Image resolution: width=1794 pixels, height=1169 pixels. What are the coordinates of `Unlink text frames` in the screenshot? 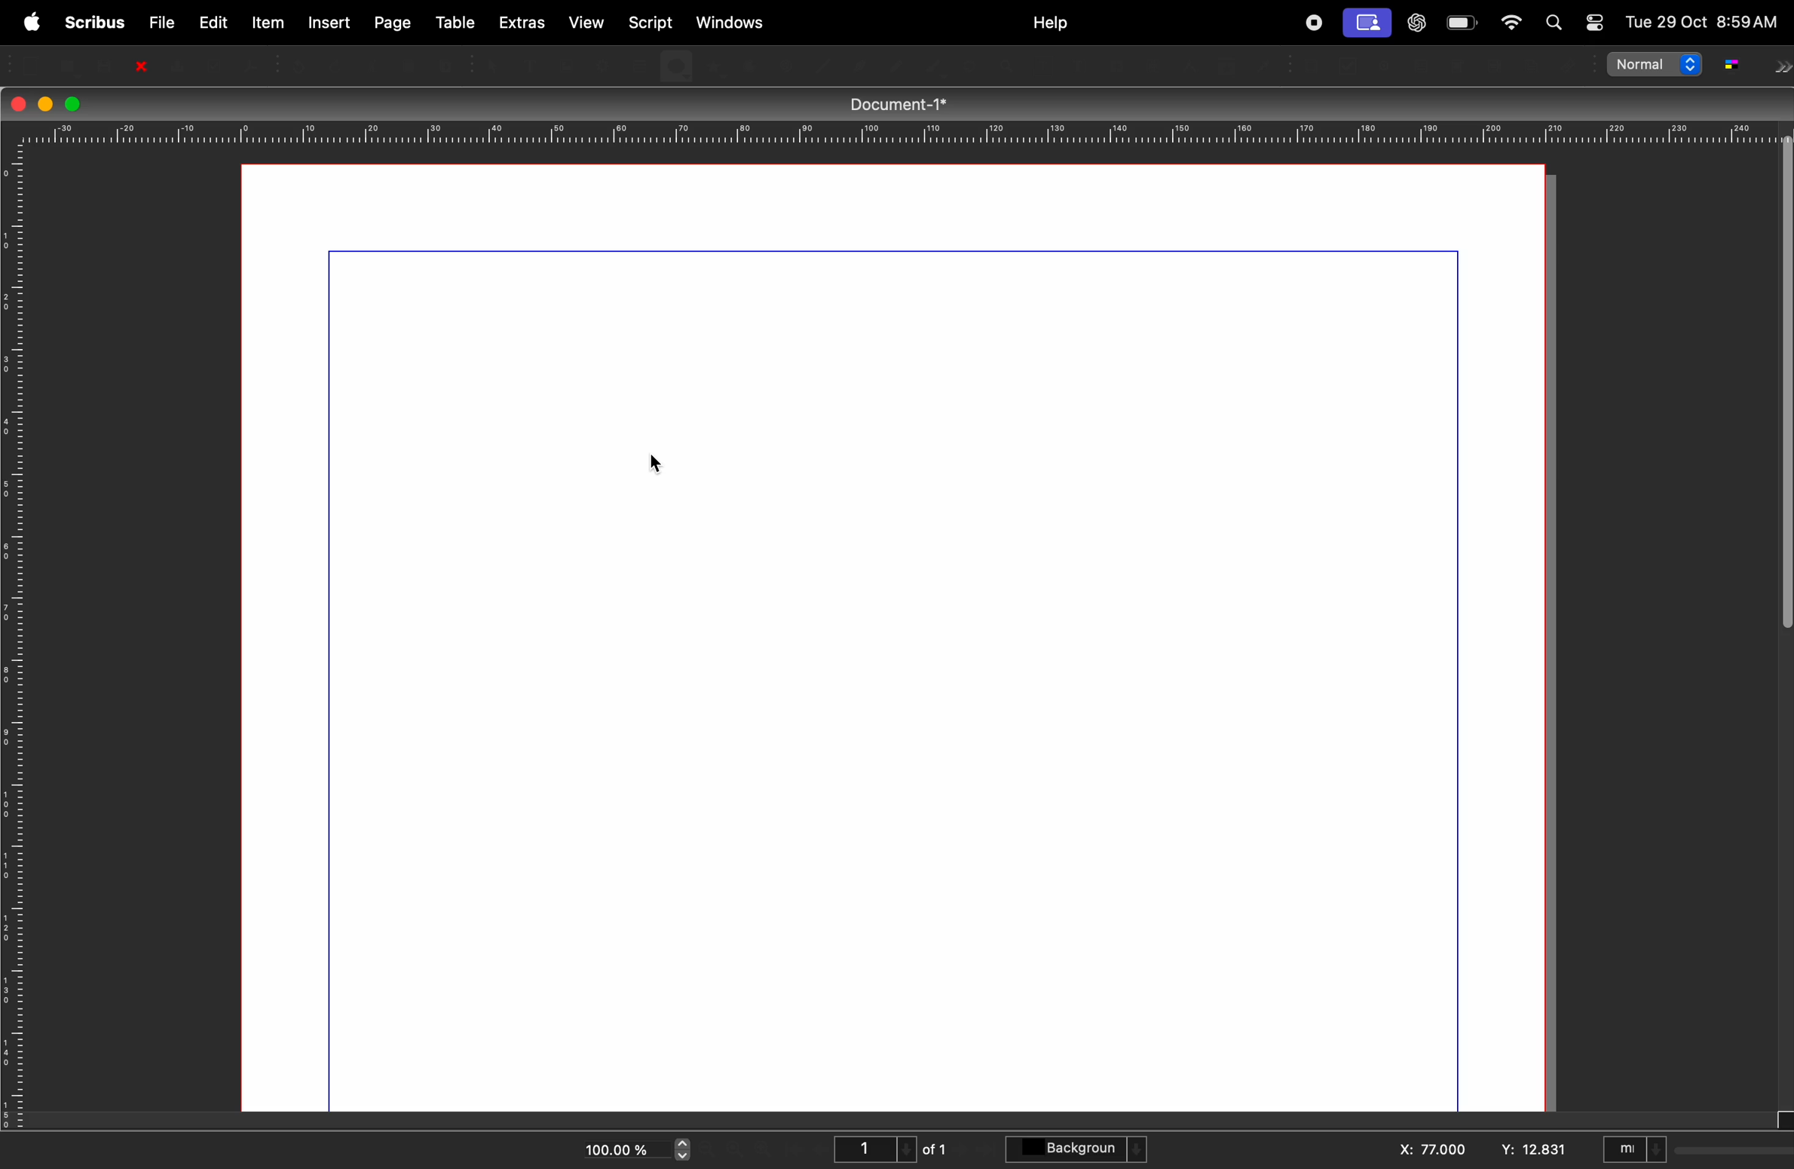 It's located at (1153, 66).